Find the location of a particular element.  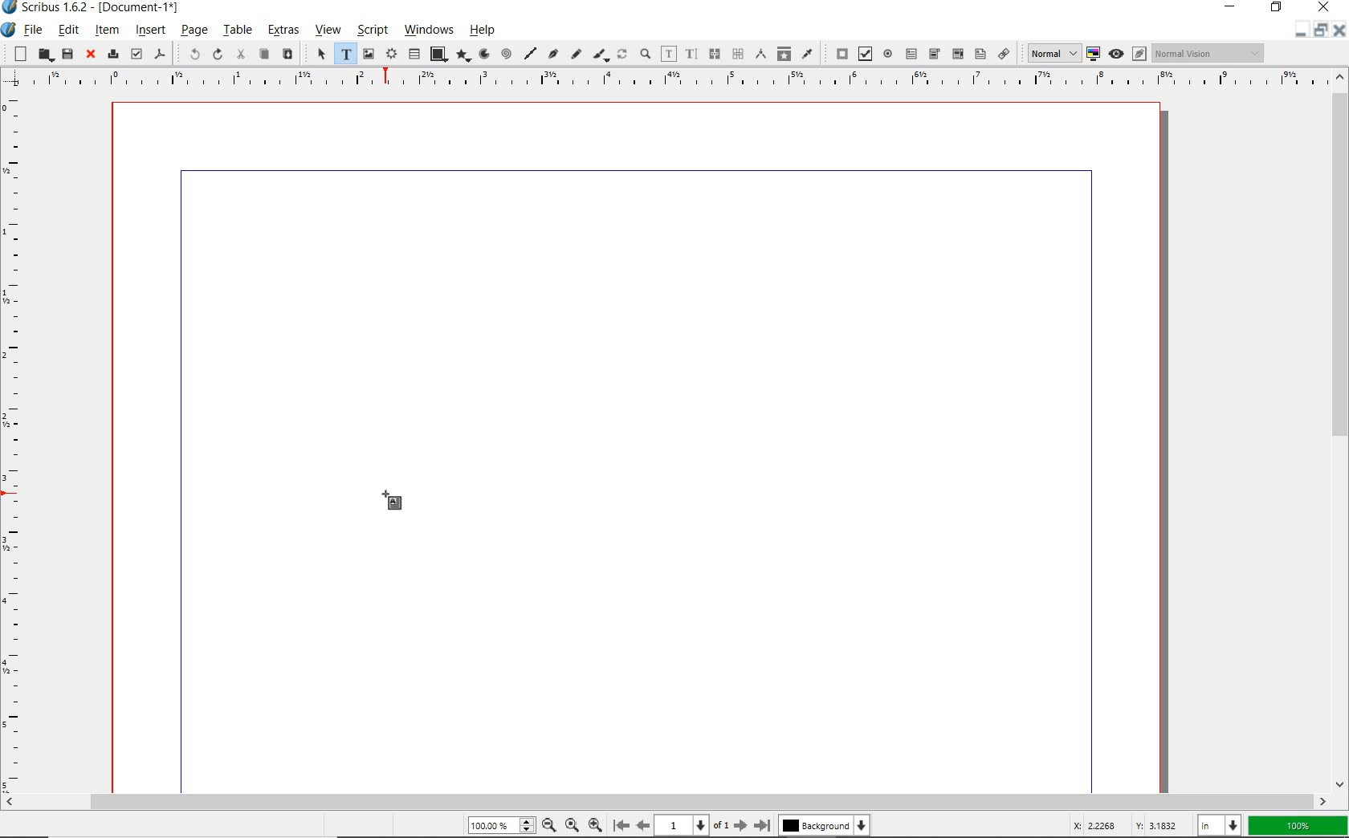

pdf push button is located at coordinates (838, 54).